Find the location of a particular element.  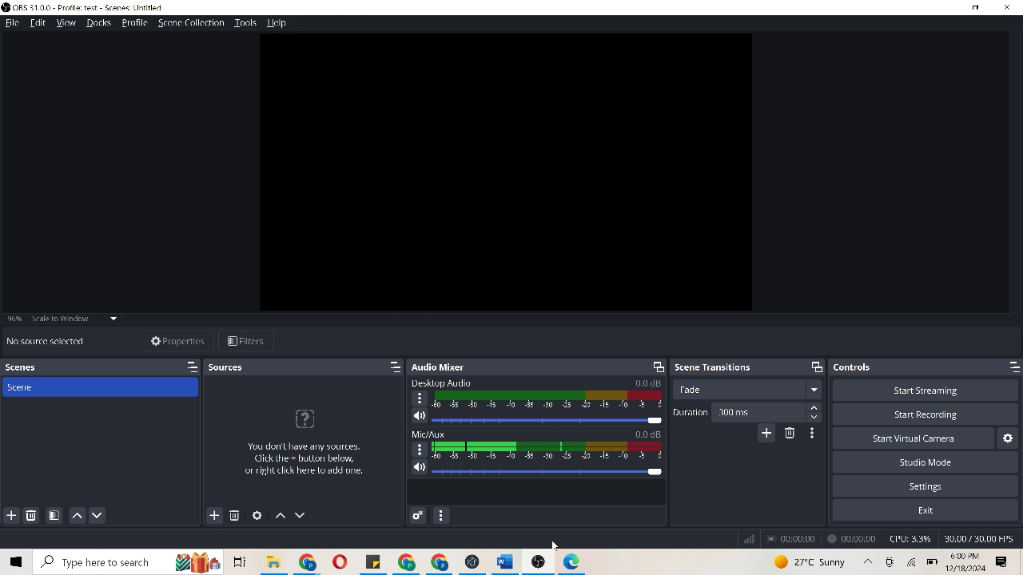

You dont have any sources. Click the+button below, or right click here to add one is located at coordinates (301, 470).